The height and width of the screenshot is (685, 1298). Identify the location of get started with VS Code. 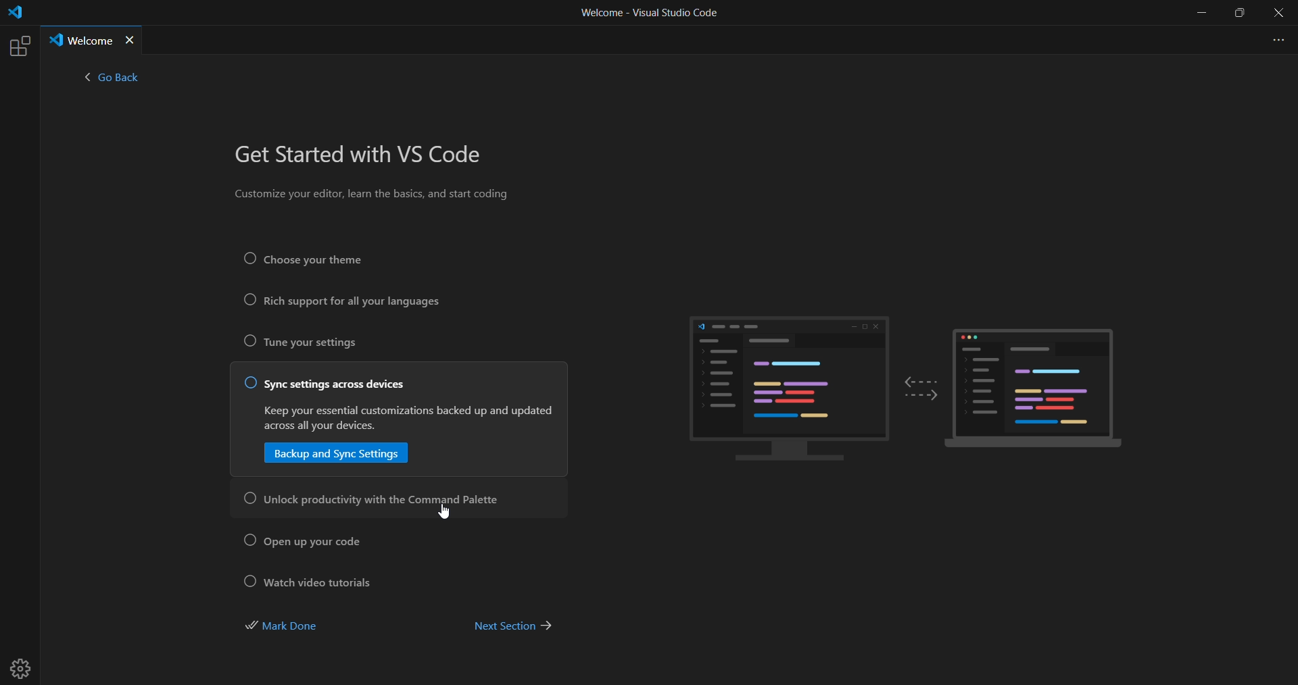
(364, 156).